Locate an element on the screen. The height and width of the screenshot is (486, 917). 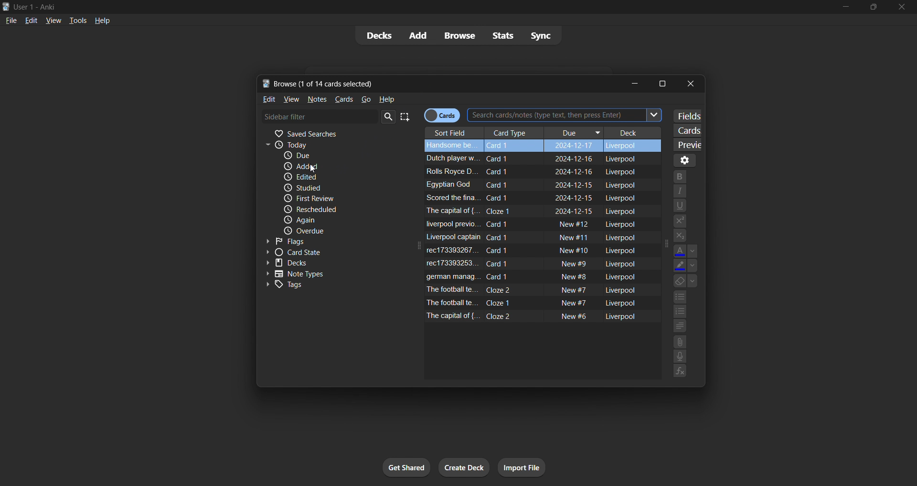
german manag... Card 1 New#8 Liverpool is located at coordinates (533, 275).